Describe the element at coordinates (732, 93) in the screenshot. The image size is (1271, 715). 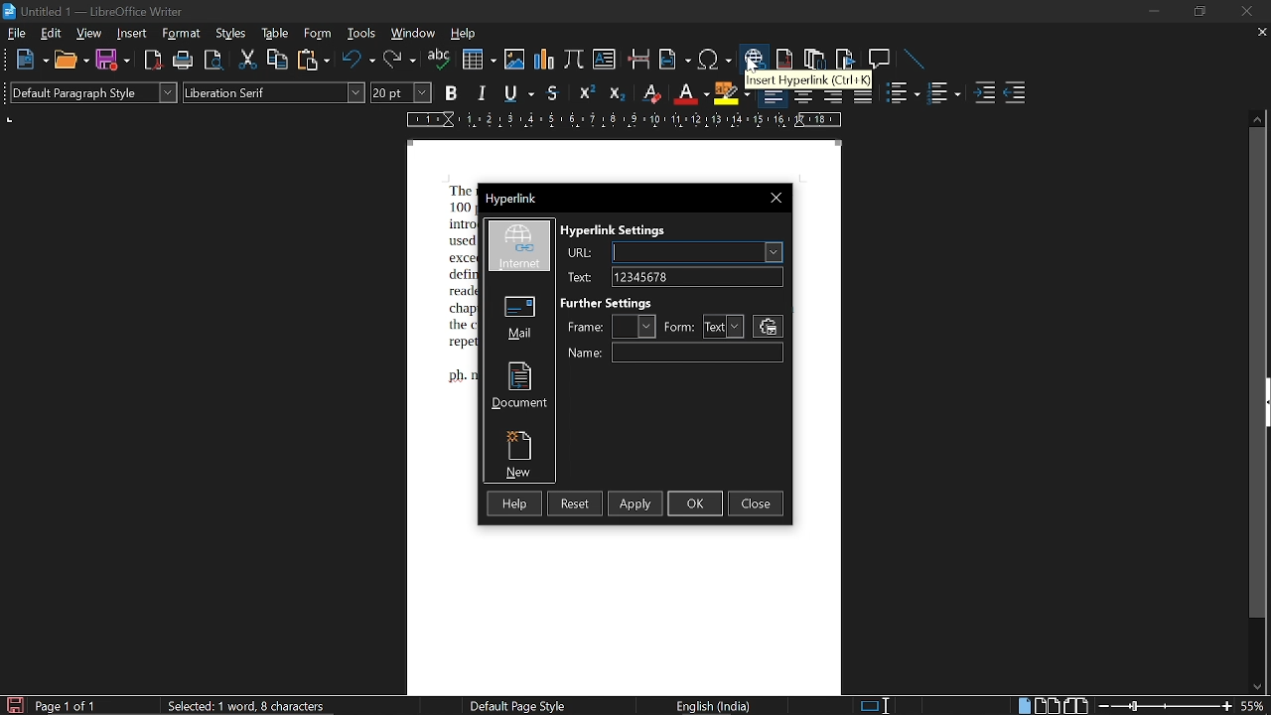
I see `highlight` at that location.